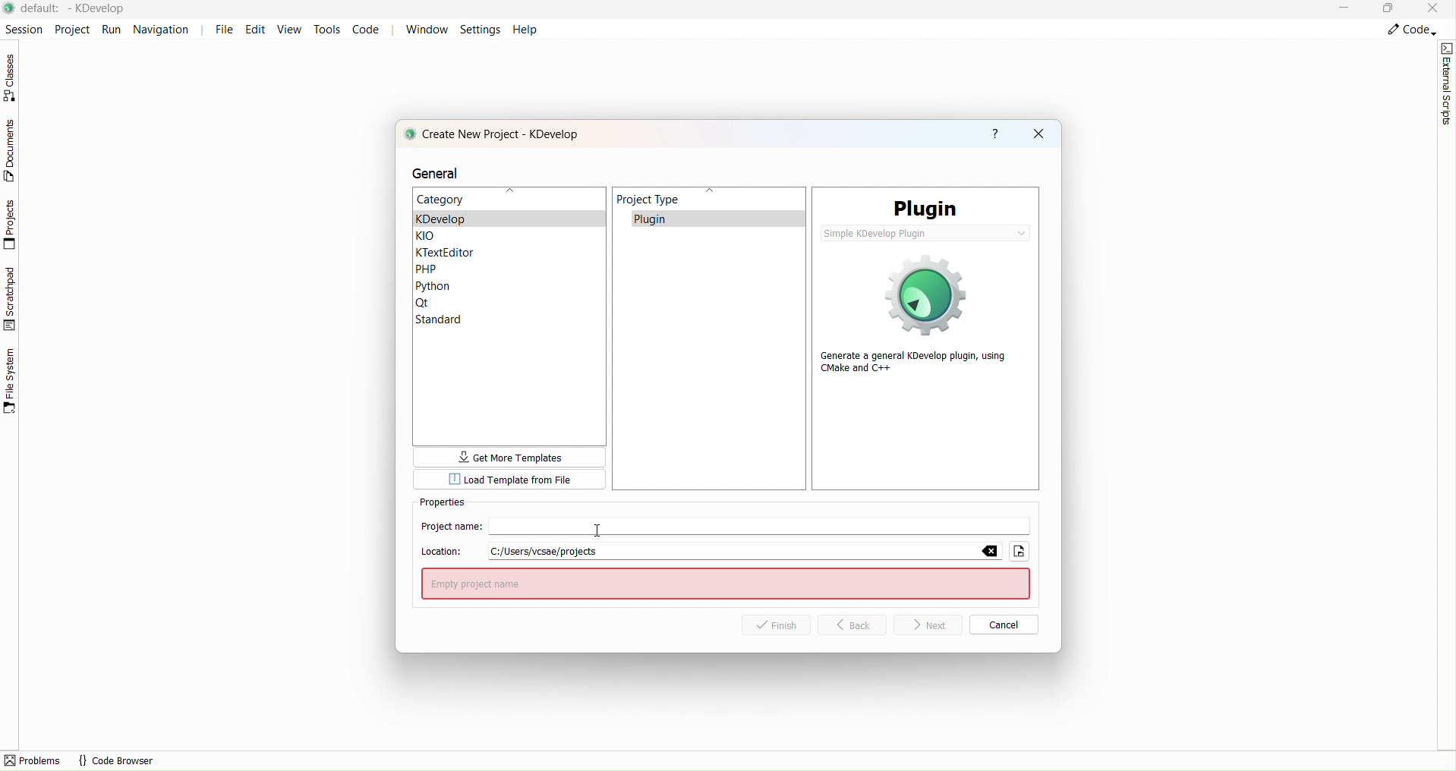 Image resolution: width=1456 pixels, height=771 pixels. I want to click on Finish, so click(782, 627).